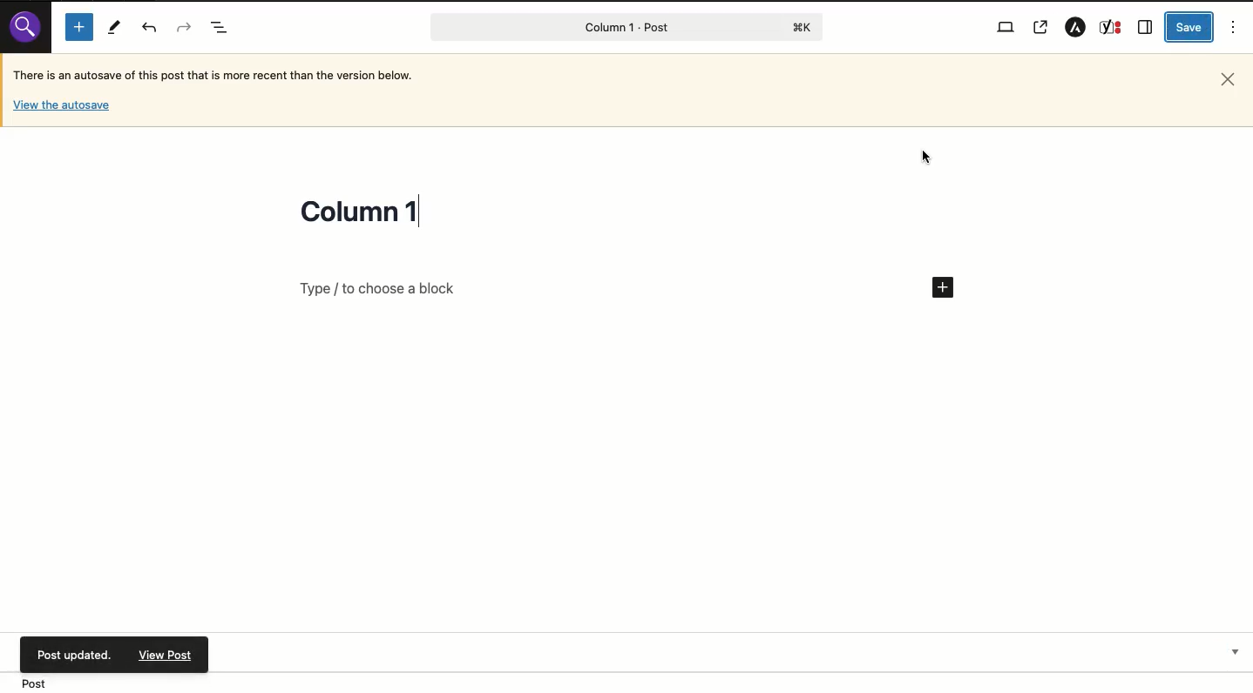 This screenshot has width=1253, height=693. Describe the element at coordinates (627, 27) in the screenshot. I see `Post` at that location.